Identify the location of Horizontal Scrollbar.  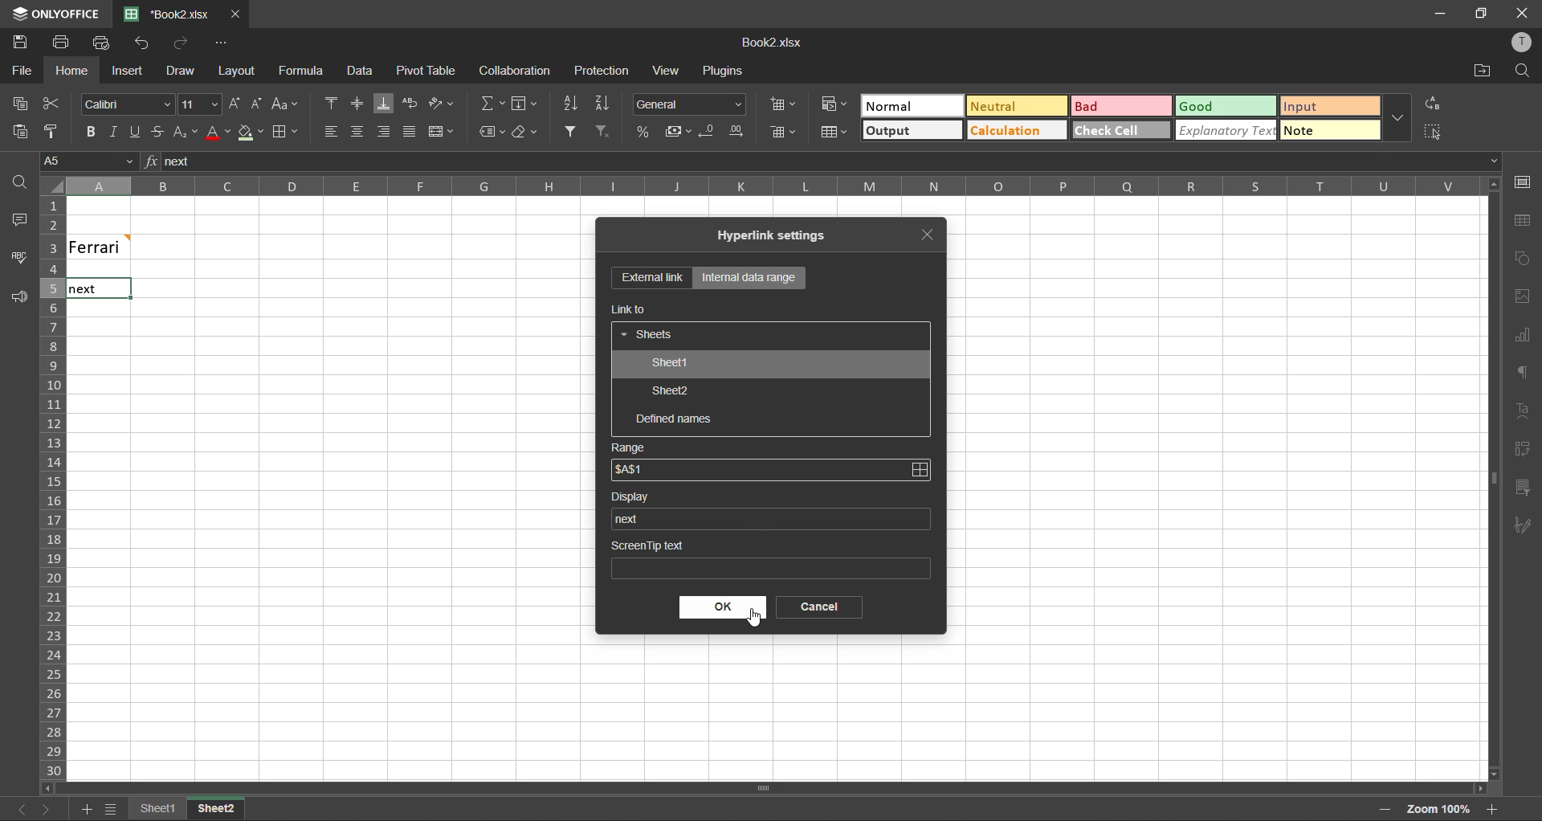
(1486, 479).